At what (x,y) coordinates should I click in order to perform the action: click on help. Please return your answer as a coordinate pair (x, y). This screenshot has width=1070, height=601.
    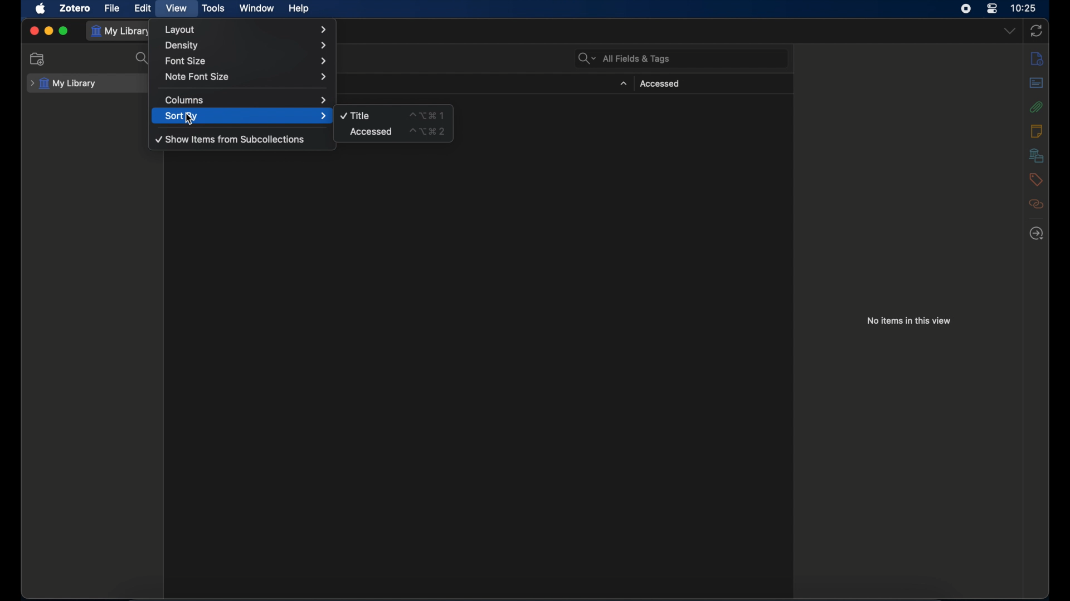
    Looking at the image, I should click on (299, 9).